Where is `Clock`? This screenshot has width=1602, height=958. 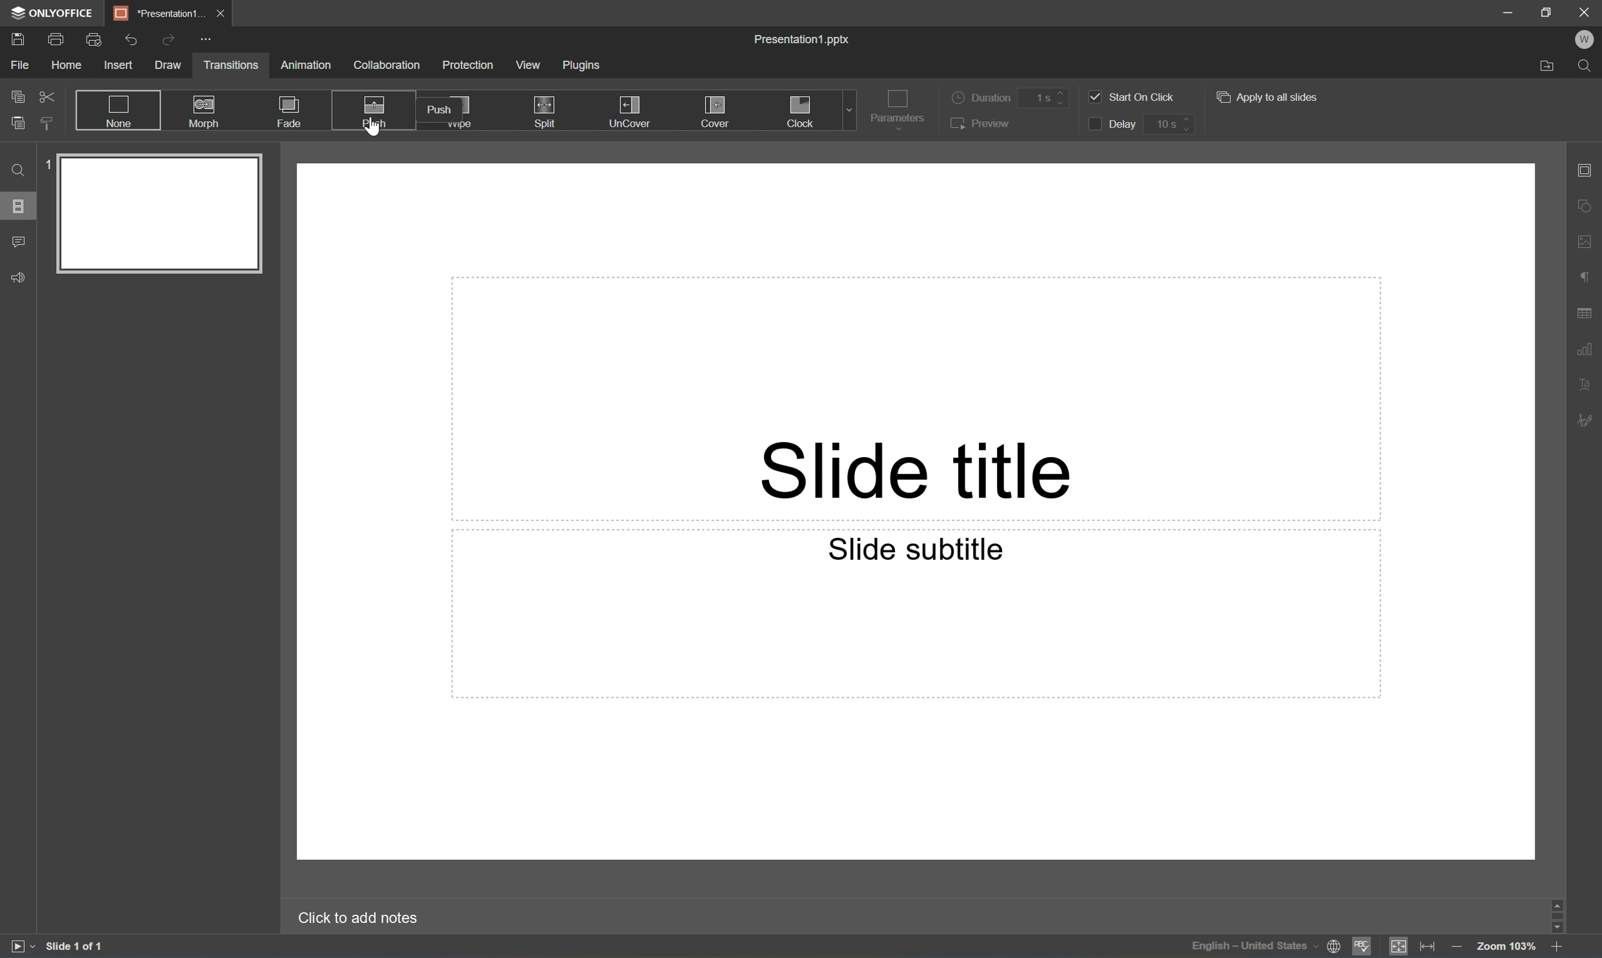
Clock is located at coordinates (801, 111).